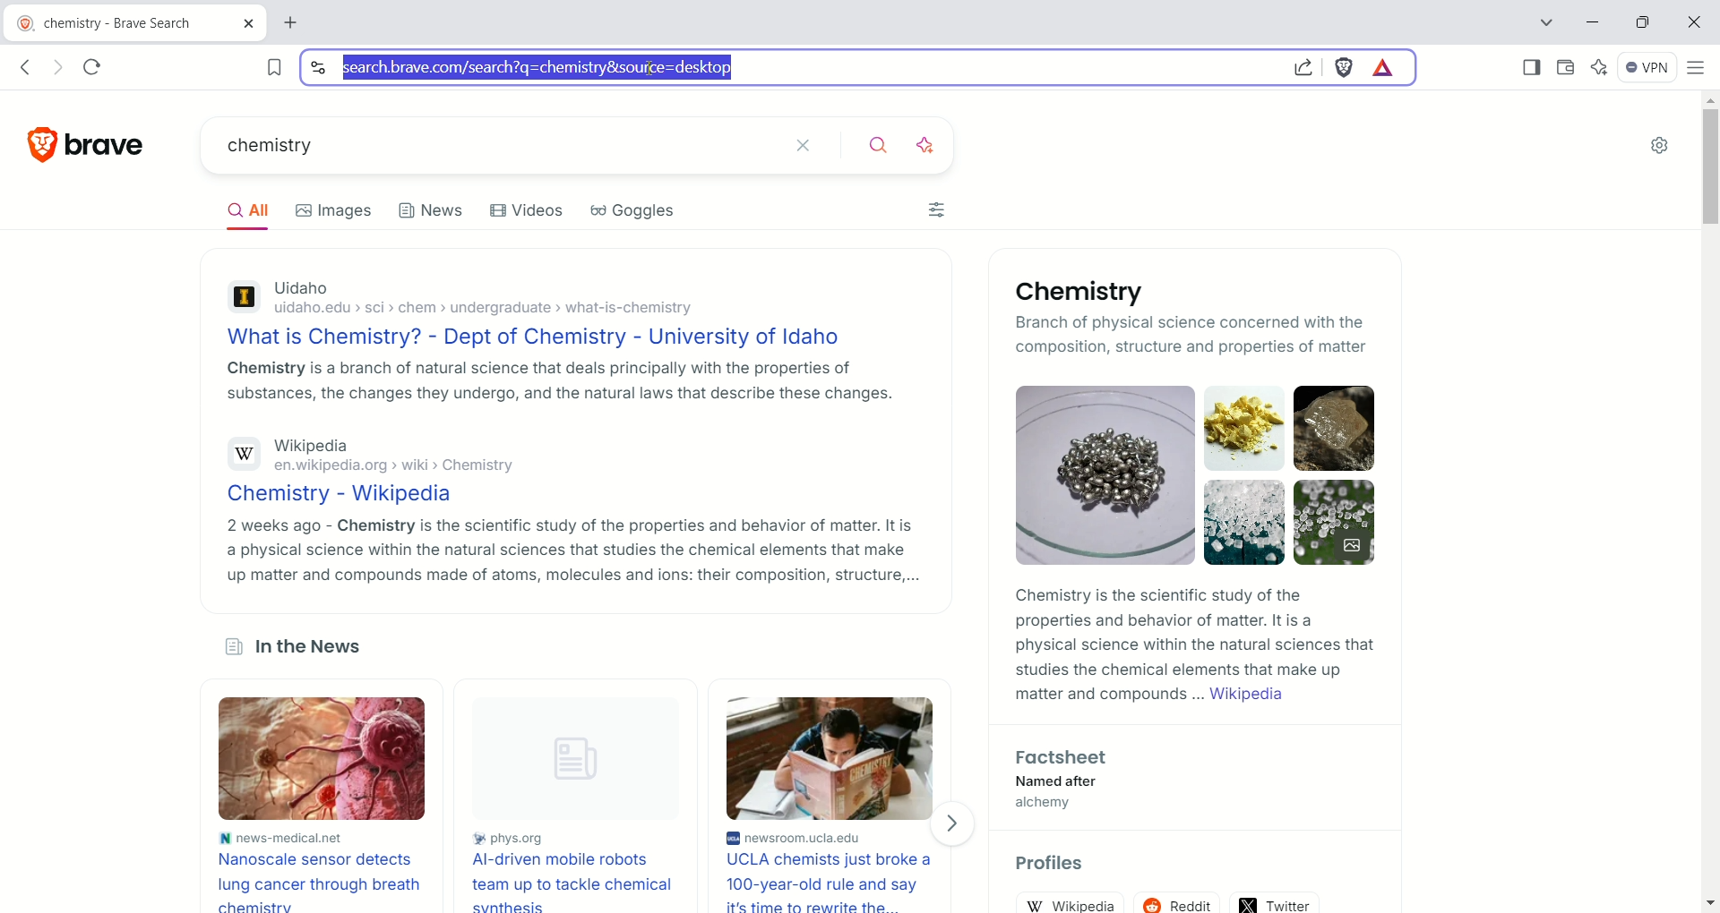 The image size is (1720, 913). What do you see at coordinates (583, 839) in the screenshot?
I see `phys.org` at bounding box center [583, 839].